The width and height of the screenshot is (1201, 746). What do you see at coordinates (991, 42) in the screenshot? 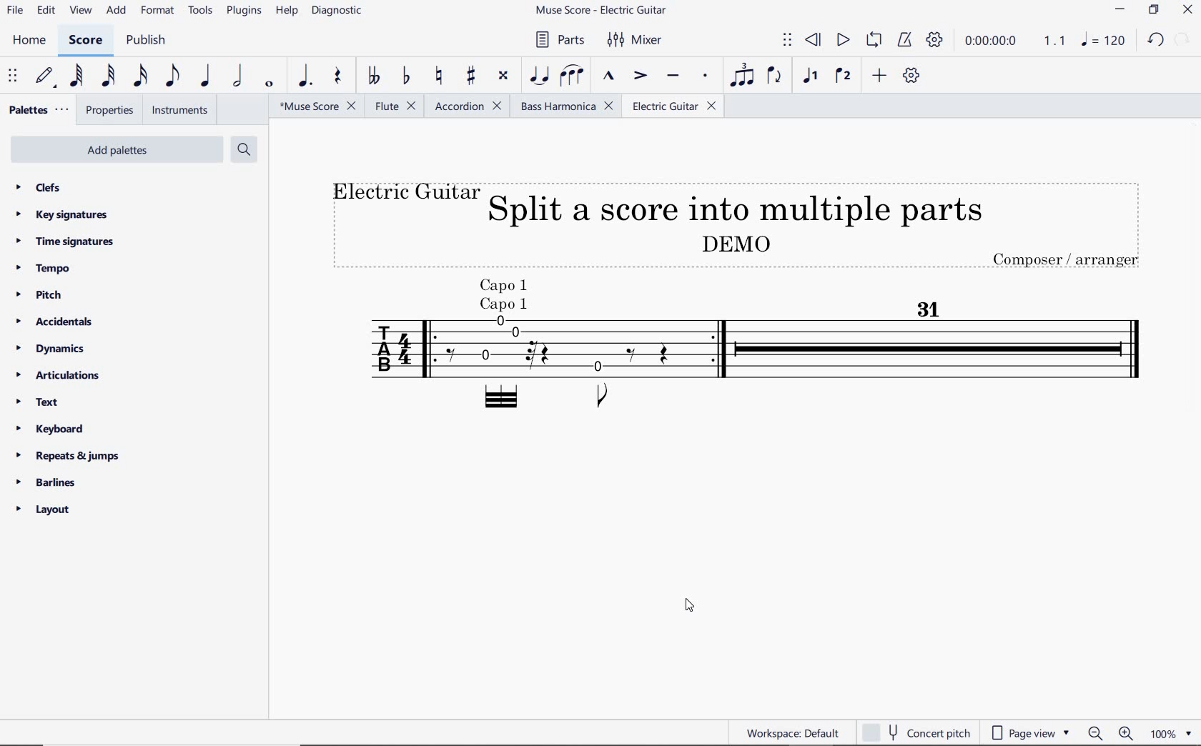
I see `playback time` at bounding box center [991, 42].